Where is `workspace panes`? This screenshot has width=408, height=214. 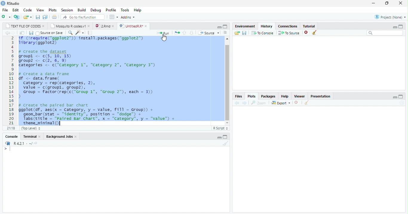 workspace panes is located at coordinates (113, 17).